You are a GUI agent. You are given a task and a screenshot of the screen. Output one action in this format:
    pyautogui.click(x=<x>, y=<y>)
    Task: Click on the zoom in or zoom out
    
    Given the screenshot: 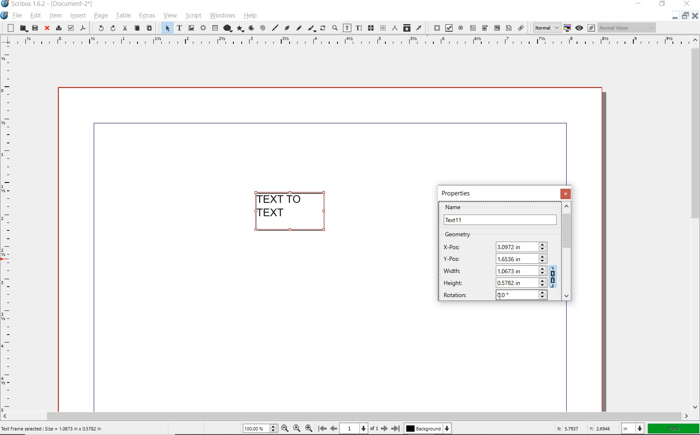 What is the action you would take?
    pyautogui.click(x=335, y=29)
    